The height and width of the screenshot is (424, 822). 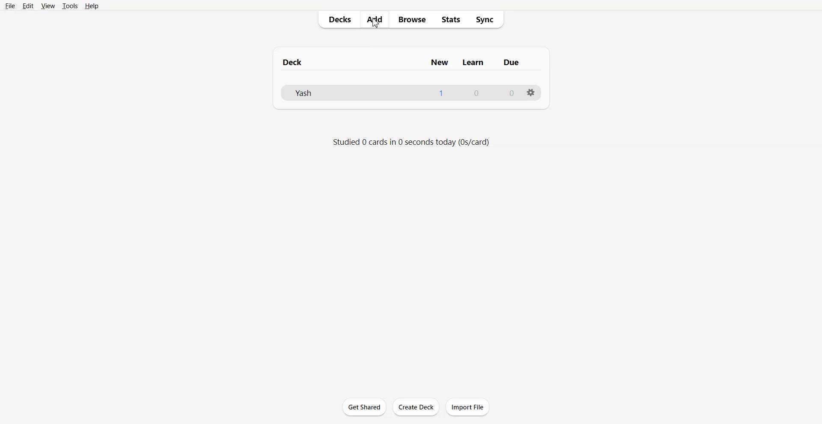 What do you see at coordinates (512, 63) in the screenshot?
I see `due` at bounding box center [512, 63].